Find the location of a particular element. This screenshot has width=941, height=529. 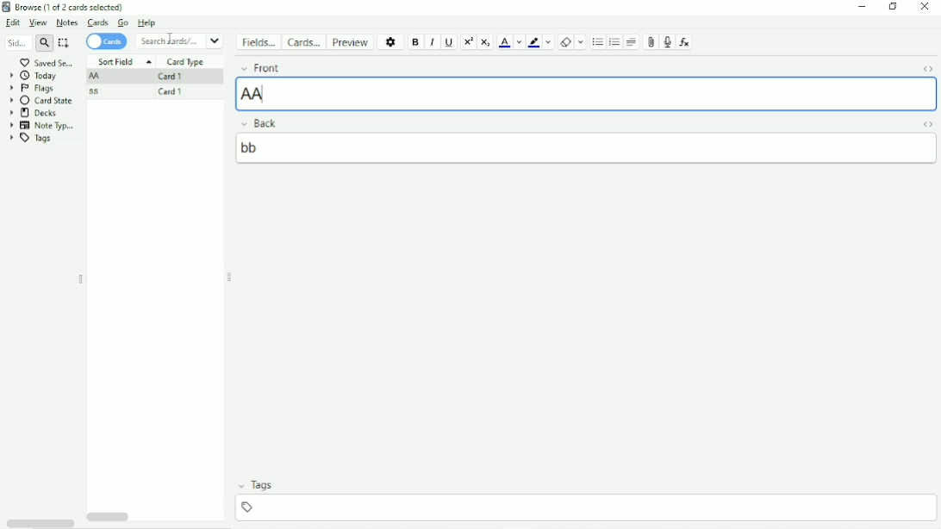

Edit is located at coordinates (14, 23).